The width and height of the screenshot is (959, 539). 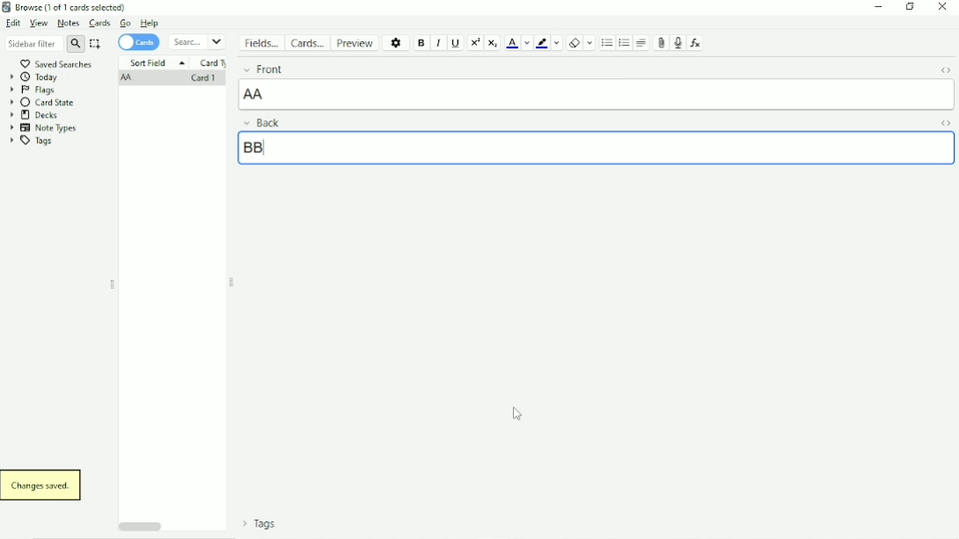 I want to click on Italic, so click(x=439, y=44).